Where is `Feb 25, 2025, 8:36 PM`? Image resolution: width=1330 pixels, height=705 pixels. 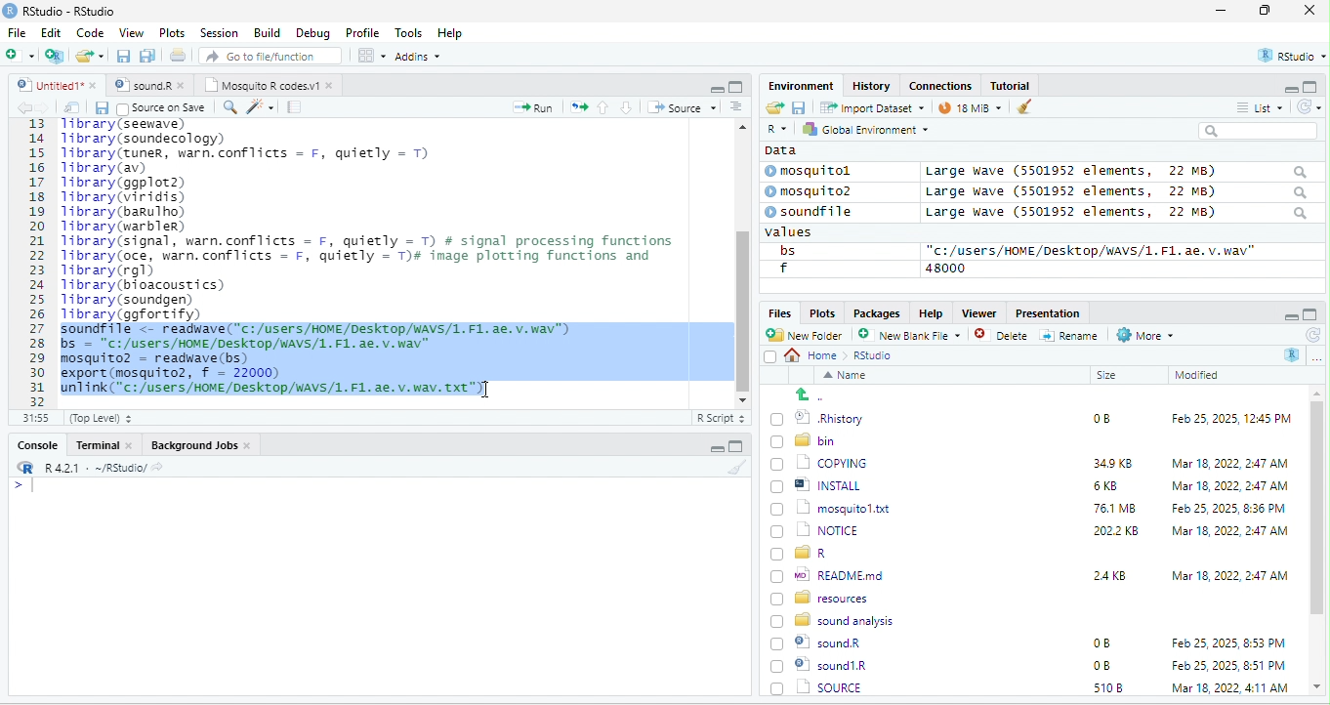
Feb 25, 2025, 8:36 PM is located at coordinates (1225, 508).